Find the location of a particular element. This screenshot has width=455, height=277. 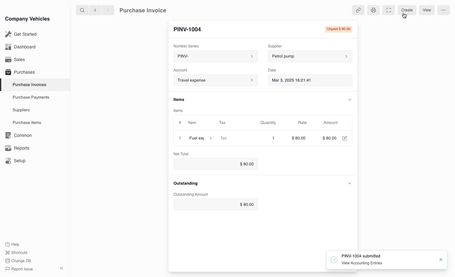

$80.00 is located at coordinates (300, 138).